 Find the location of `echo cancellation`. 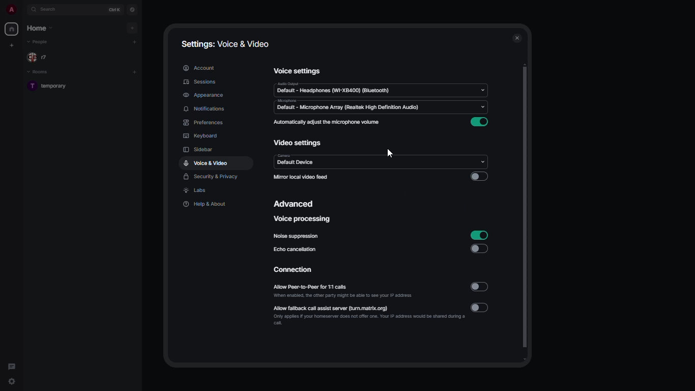

echo cancellation is located at coordinates (296, 249).